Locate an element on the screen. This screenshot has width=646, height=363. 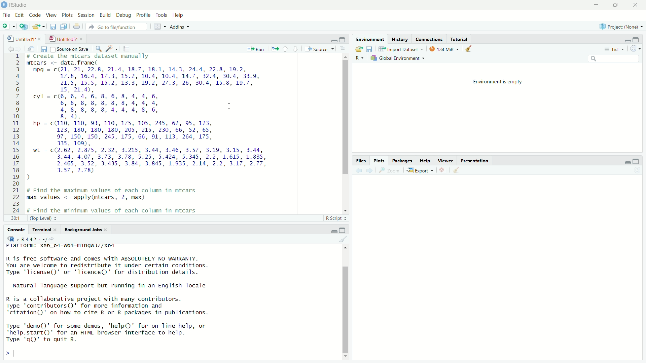
134 MIB ~ is located at coordinates (443, 49).